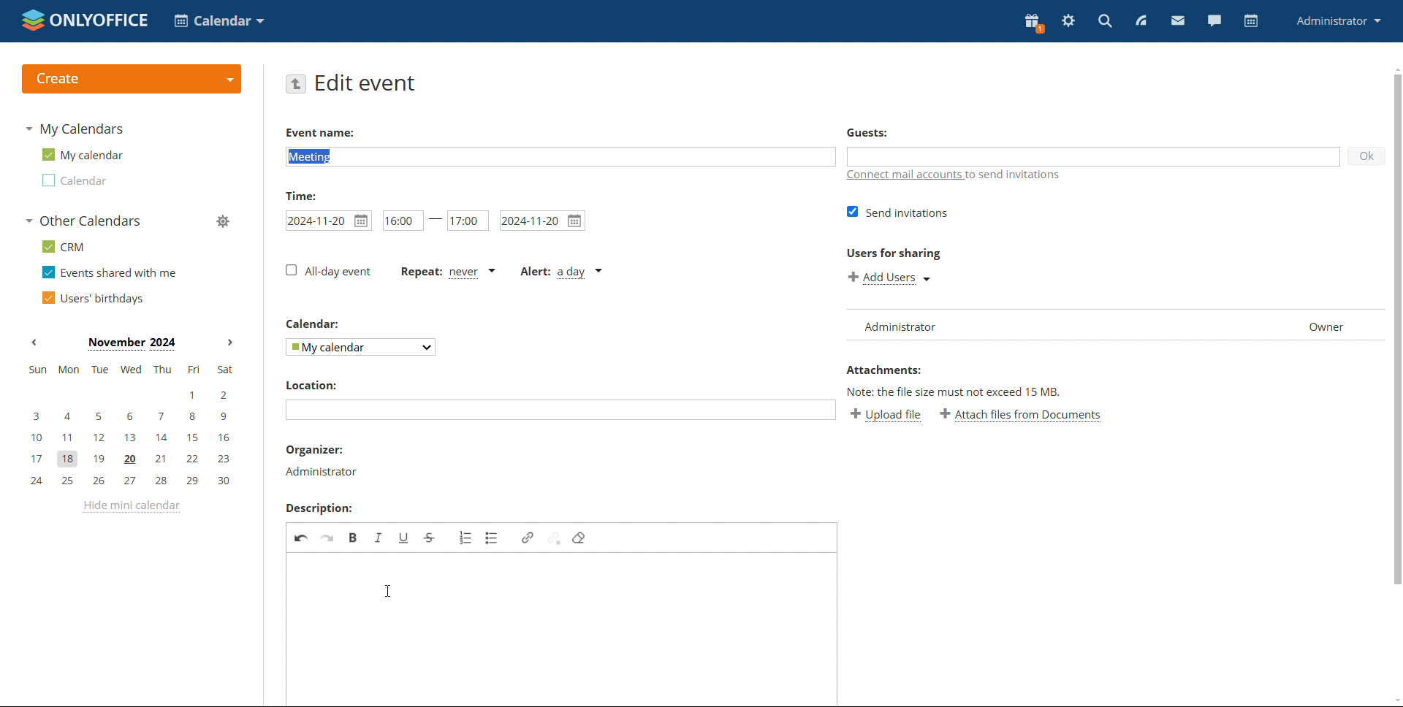 The image size is (1403, 707). I want to click on upload file, so click(887, 416).